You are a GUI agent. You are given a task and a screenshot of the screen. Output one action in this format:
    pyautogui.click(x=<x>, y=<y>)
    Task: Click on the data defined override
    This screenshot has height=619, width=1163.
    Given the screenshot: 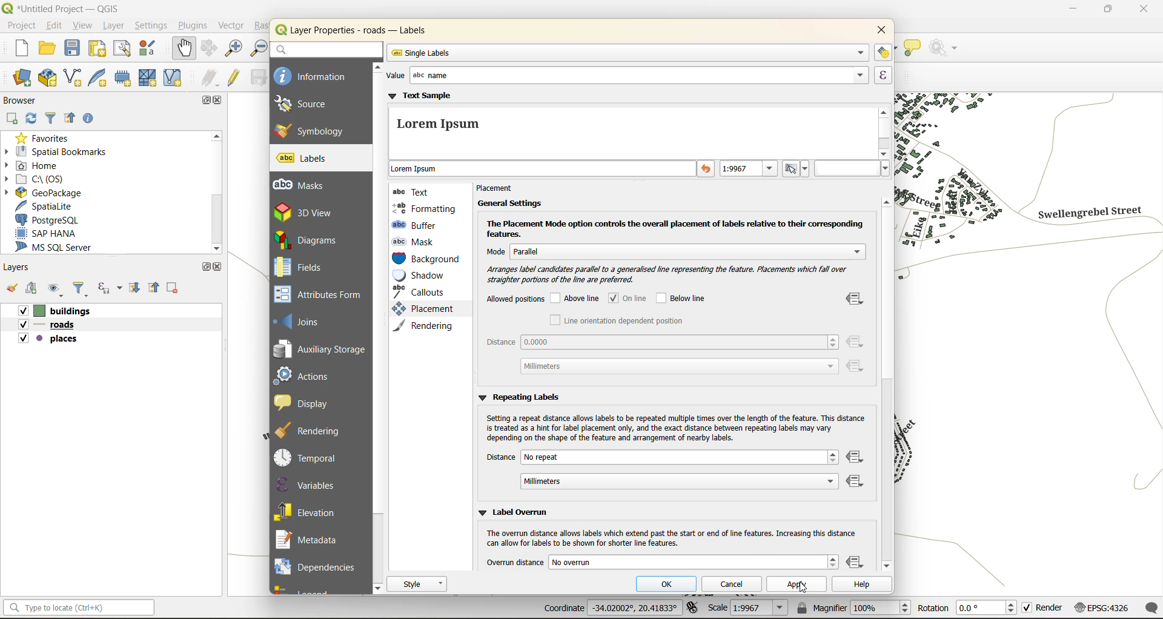 What is the action you would take?
    pyautogui.click(x=857, y=471)
    